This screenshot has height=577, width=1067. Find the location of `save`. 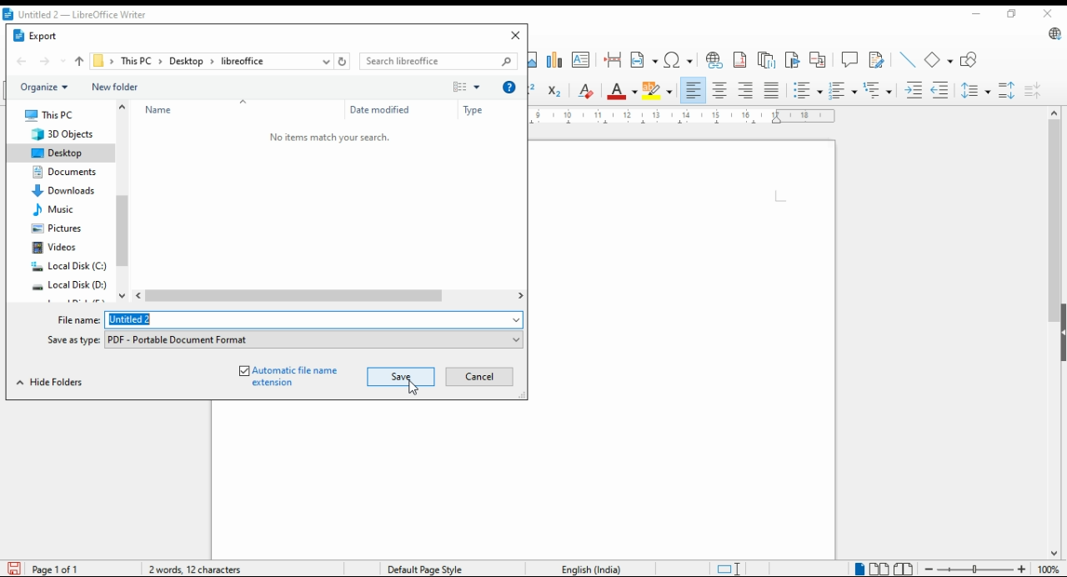

save is located at coordinates (403, 376).